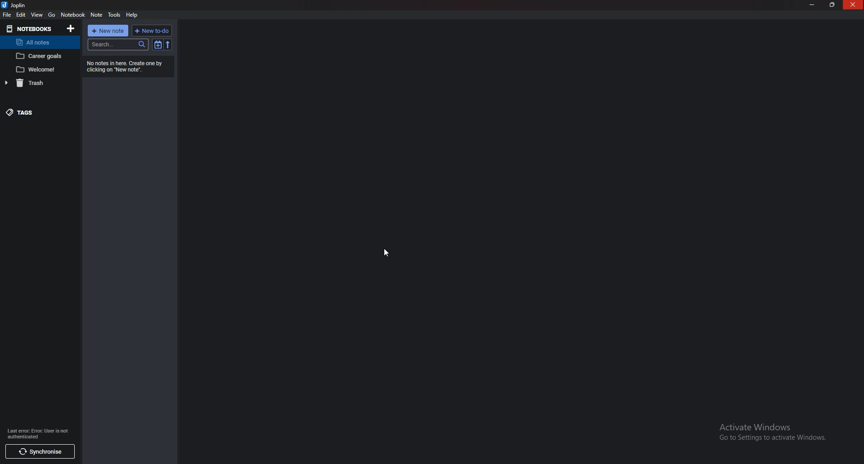  Describe the element at coordinates (97, 15) in the screenshot. I see `note` at that location.